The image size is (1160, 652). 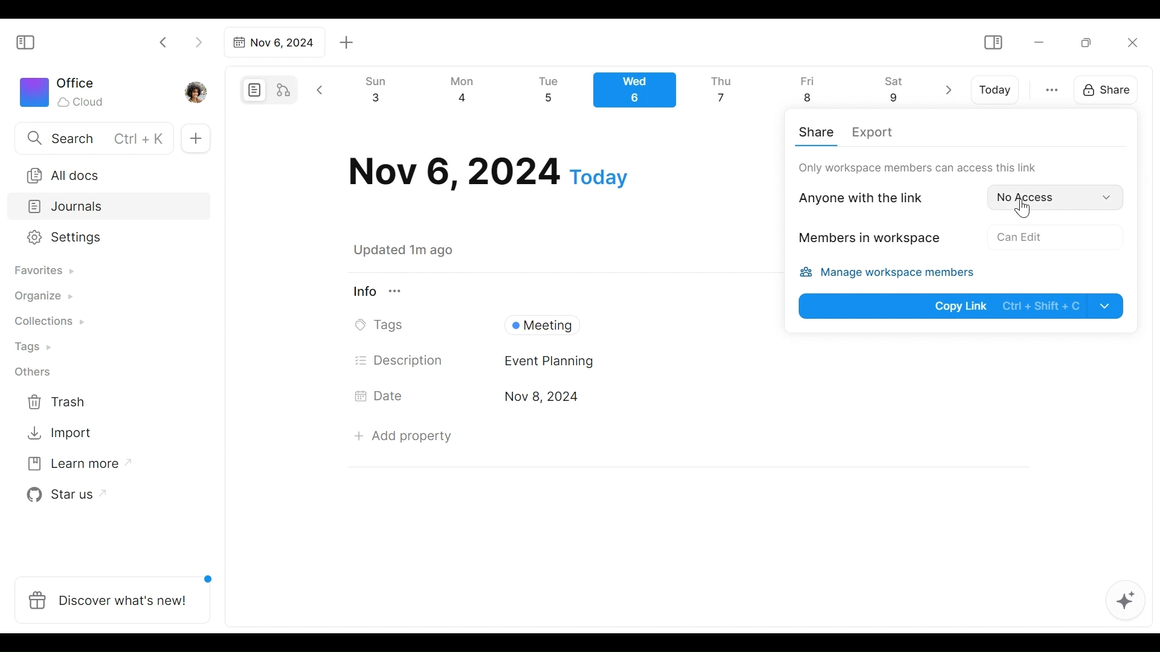 I want to click on Star us, so click(x=63, y=495).